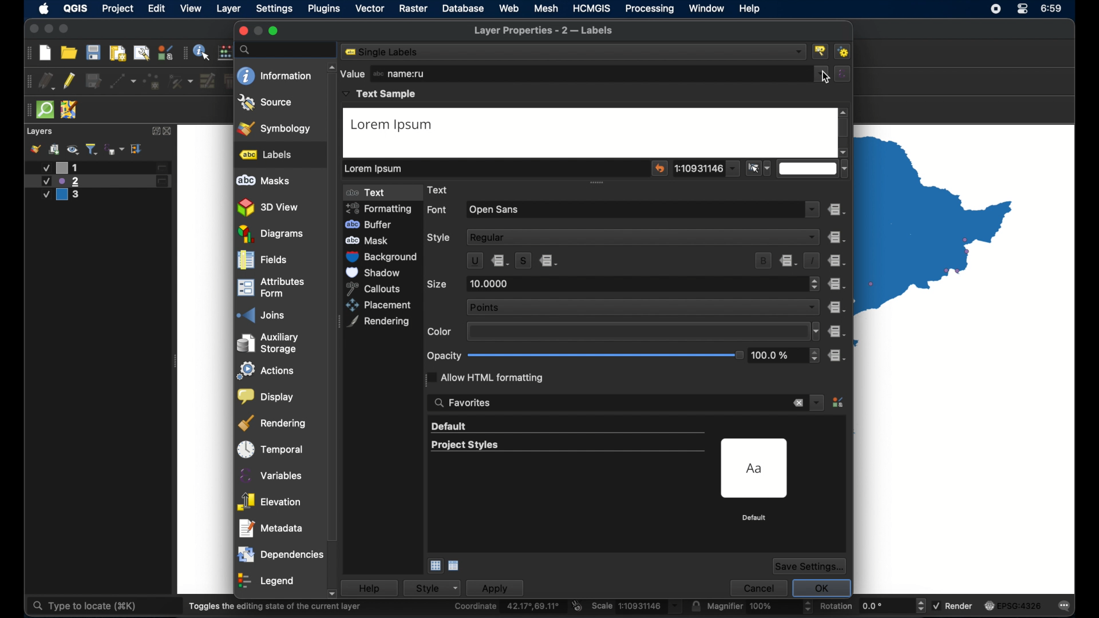 The image size is (1099, 618). I want to click on layer 1, so click(103, 168).